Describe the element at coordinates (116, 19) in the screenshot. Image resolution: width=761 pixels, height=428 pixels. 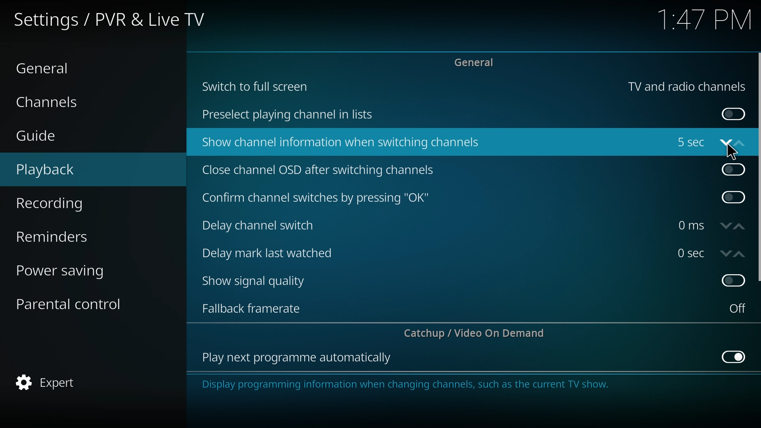
I see `settings/pvr and live tv` at that location.